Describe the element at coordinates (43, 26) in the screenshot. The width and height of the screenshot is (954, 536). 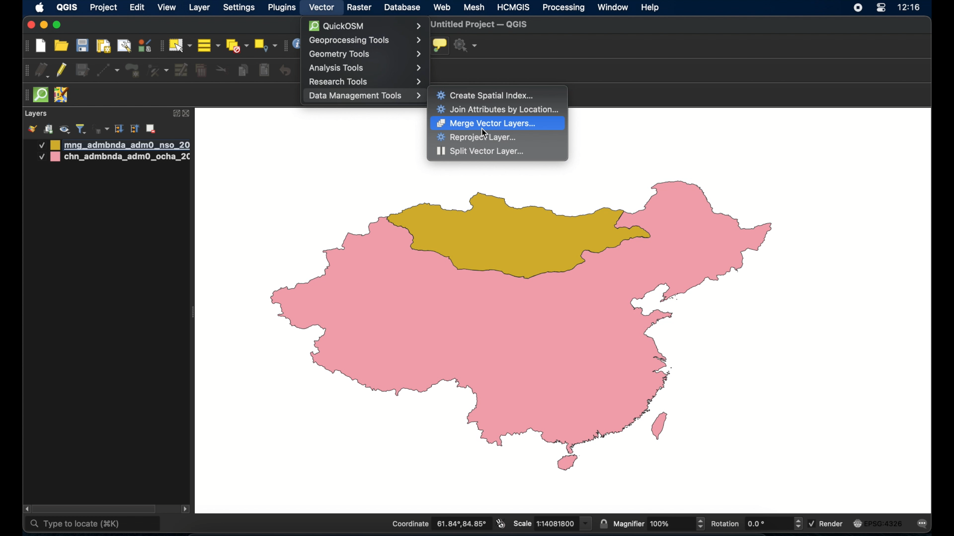
I see `minimize` at that location.